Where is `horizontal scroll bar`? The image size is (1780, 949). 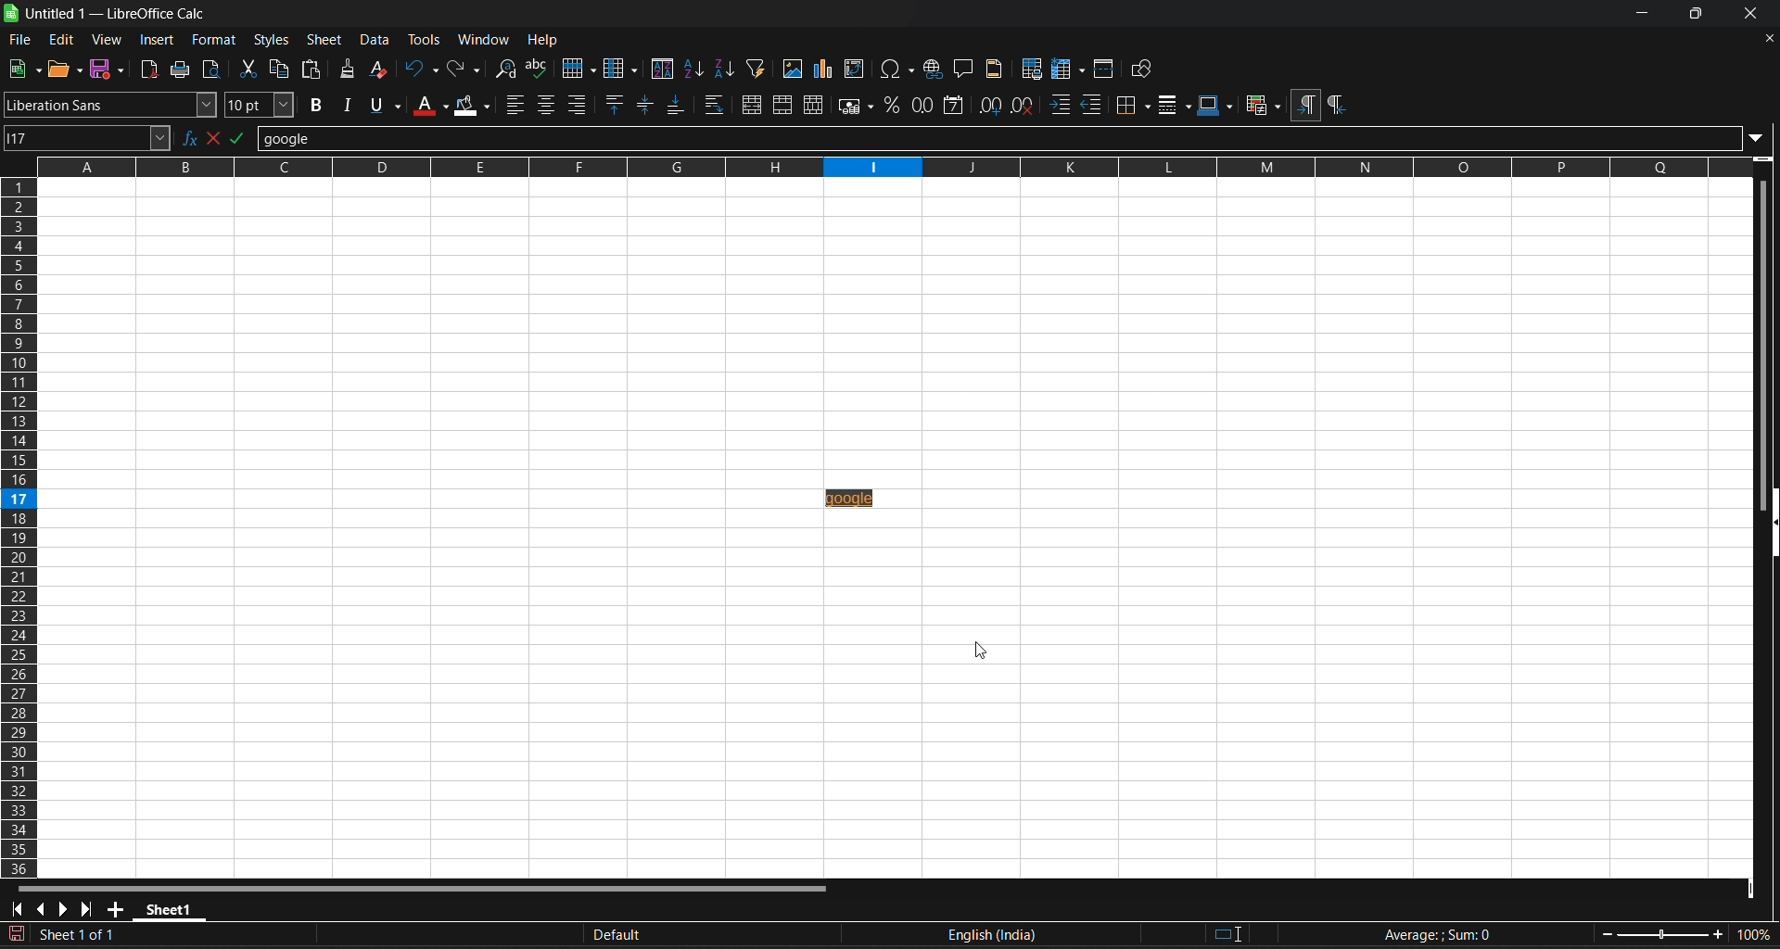
horizontal scroll bar is located at coordinates (436, 887).